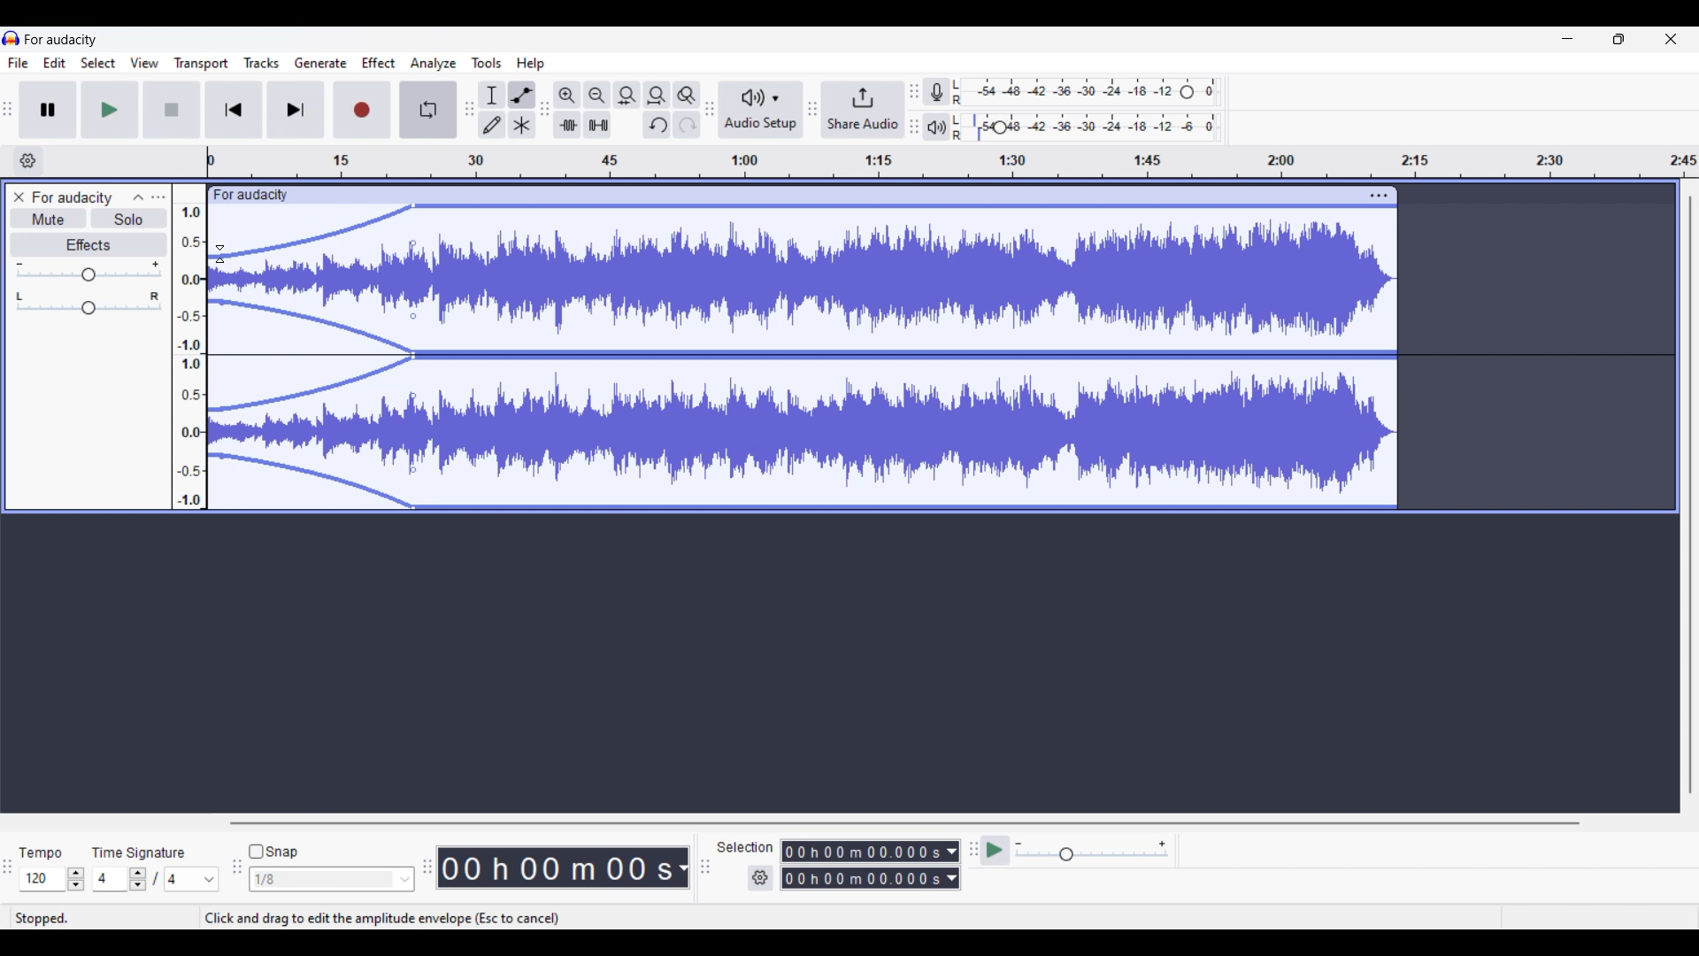 The height and width of the screenshot is (956, 1699). What do you see at coordinates (828, 195) in the screenshot?
I see `click to move` at bounding box center [828, 195].